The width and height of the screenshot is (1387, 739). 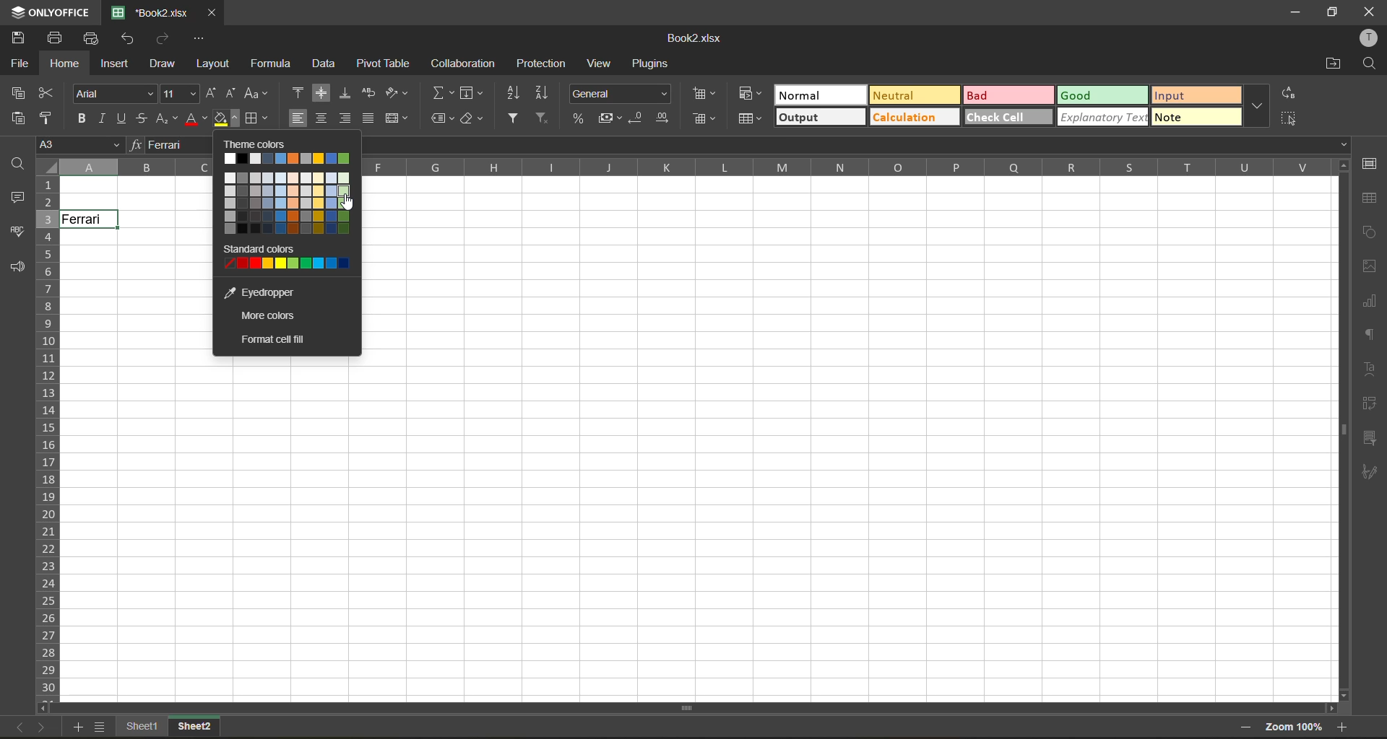 I want to click on input, so click(x=1193, y=96).